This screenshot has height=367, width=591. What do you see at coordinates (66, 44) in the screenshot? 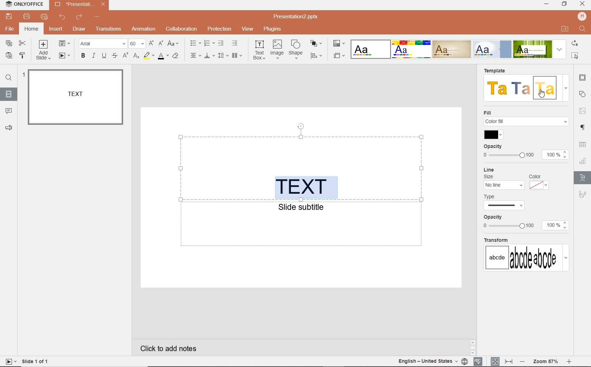
I see `CHANGE SLIDE LAYOUT` at bounding box center [66, 44].